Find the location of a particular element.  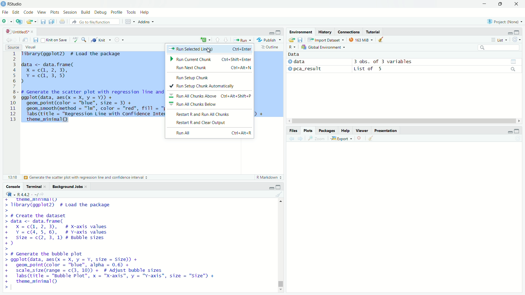

Run Setup Chunk is located at coordinates (209, 77).